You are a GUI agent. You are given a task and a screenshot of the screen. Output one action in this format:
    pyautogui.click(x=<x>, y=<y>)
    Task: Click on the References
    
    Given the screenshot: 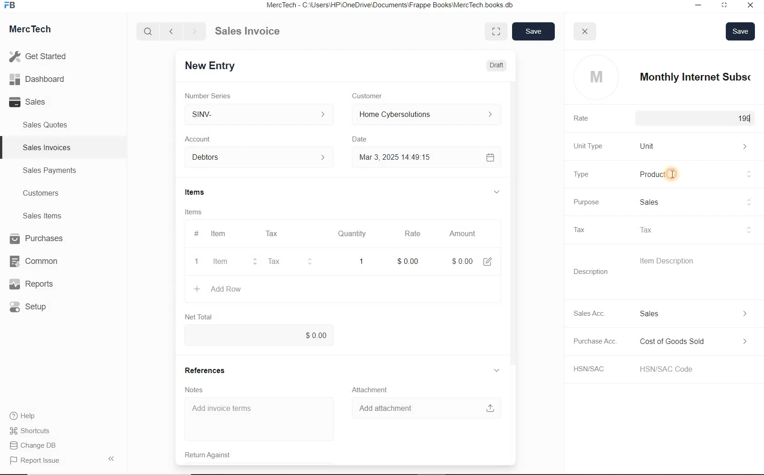 What is the action you would take?
    pyautogui.click(x=207, y=369)
    